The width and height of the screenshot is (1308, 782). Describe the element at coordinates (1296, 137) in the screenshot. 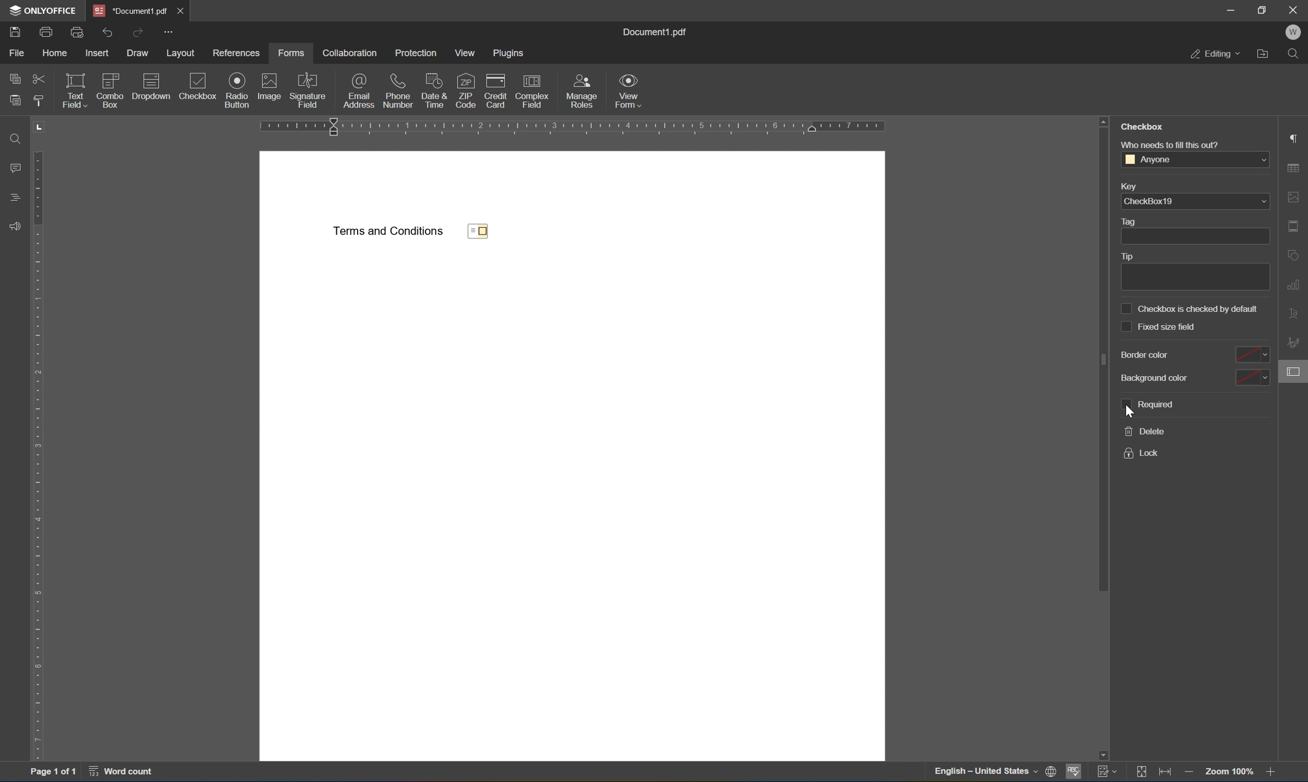

I see `paragraph settings` at that location.